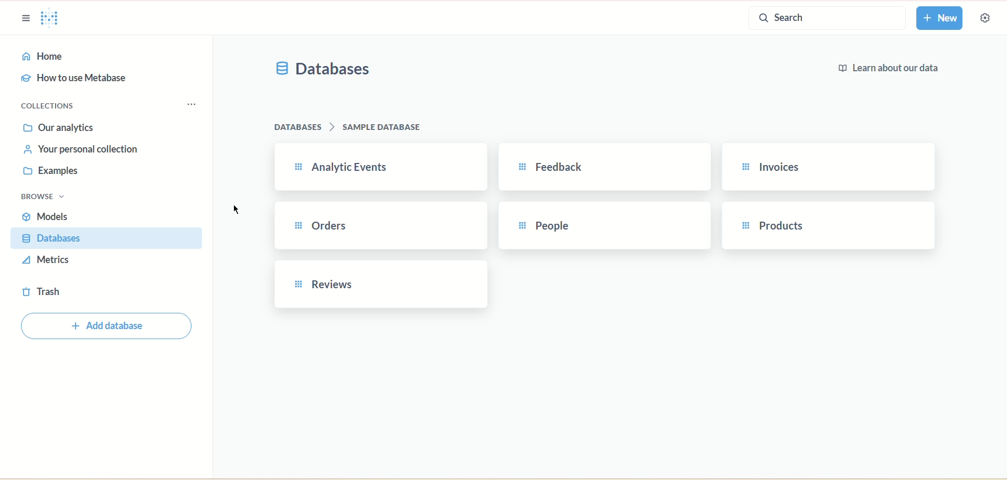 The width and height of the screenshot is (1007, 480). Describe the element at coordinates (57, 107) in the screenshot. I see `collections` at that location.